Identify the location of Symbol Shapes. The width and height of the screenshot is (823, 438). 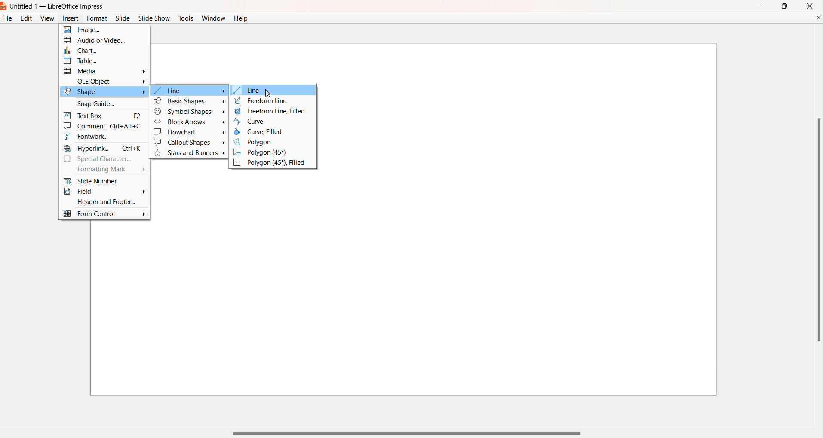
(190, 112).